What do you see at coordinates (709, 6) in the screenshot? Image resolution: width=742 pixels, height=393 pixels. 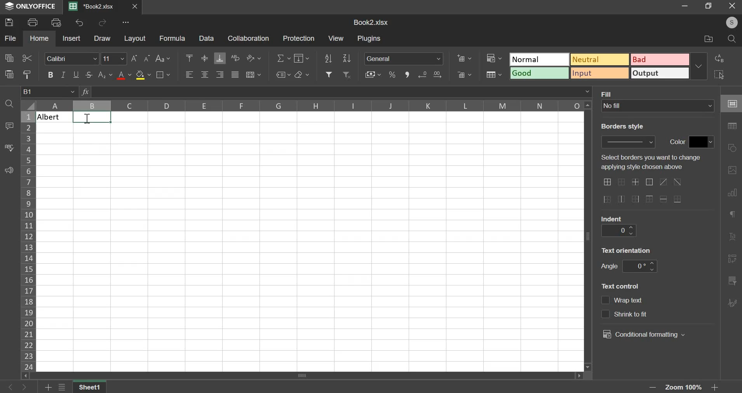 I see `maximise` at bounding box center [709, 6].